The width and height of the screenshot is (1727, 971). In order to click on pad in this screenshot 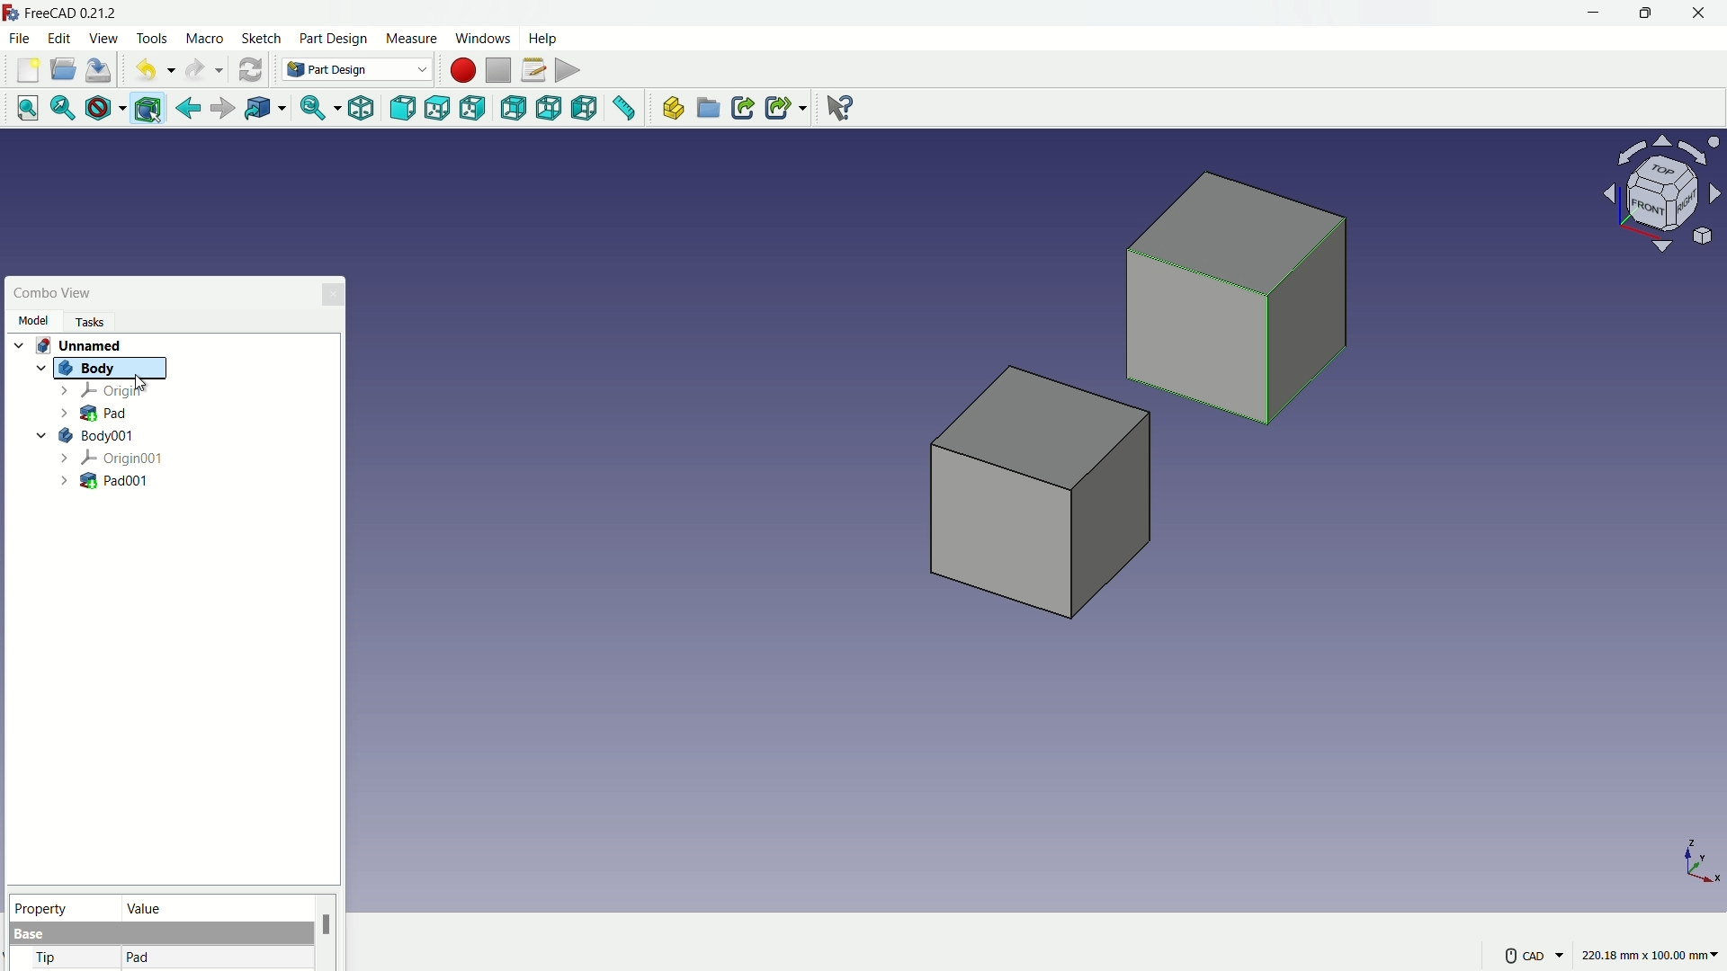, I will do `click(139, 958)`.